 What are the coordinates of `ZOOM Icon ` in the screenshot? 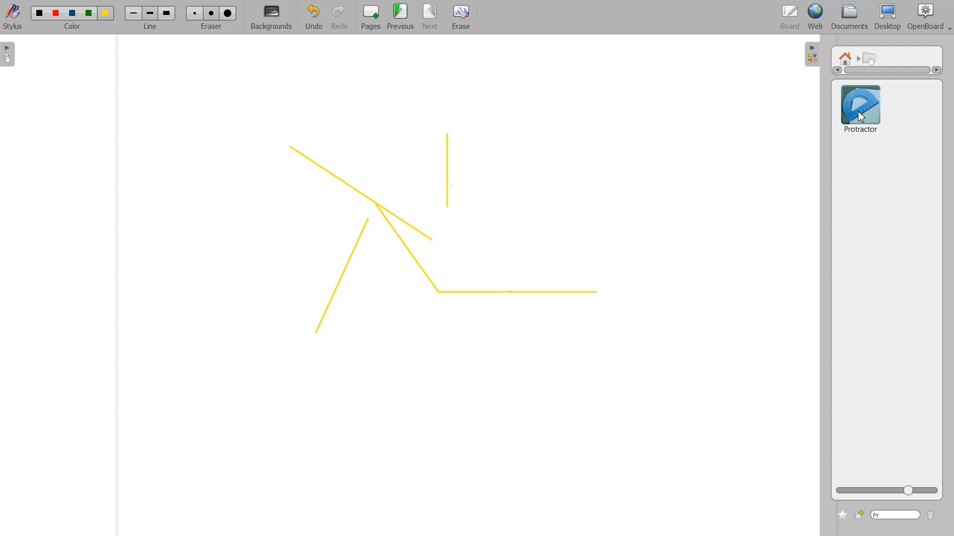 It's located at (887, 490).